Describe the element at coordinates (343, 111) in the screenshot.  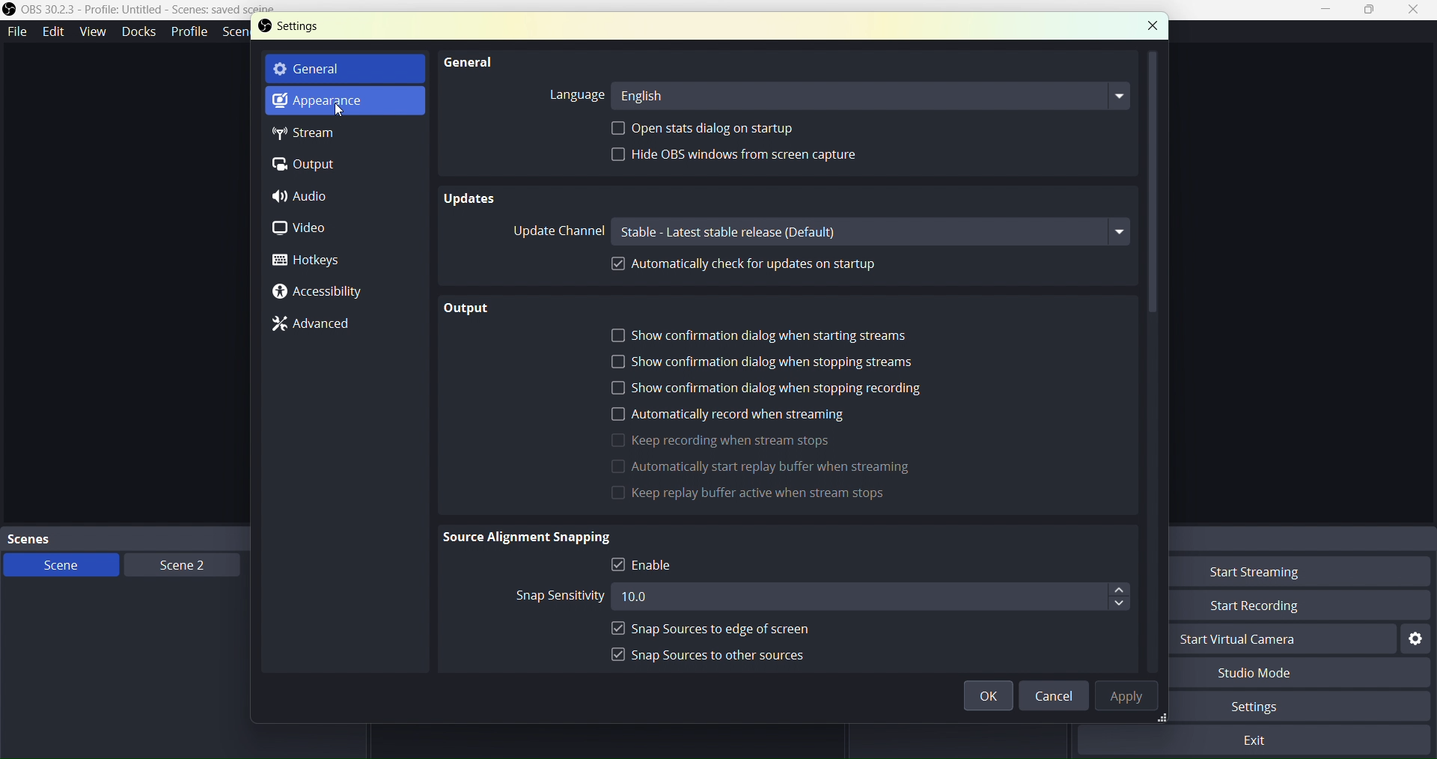
I see `cursor` at that location.